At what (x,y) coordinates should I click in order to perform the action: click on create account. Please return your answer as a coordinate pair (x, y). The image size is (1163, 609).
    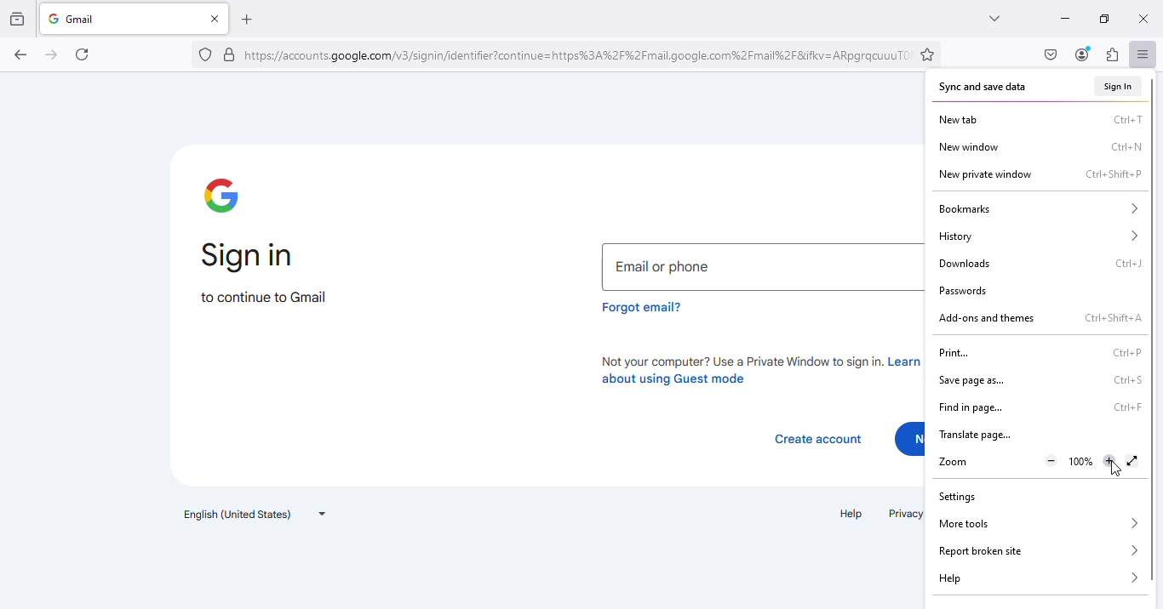
    Looking at the image, I should click on (818, 440).